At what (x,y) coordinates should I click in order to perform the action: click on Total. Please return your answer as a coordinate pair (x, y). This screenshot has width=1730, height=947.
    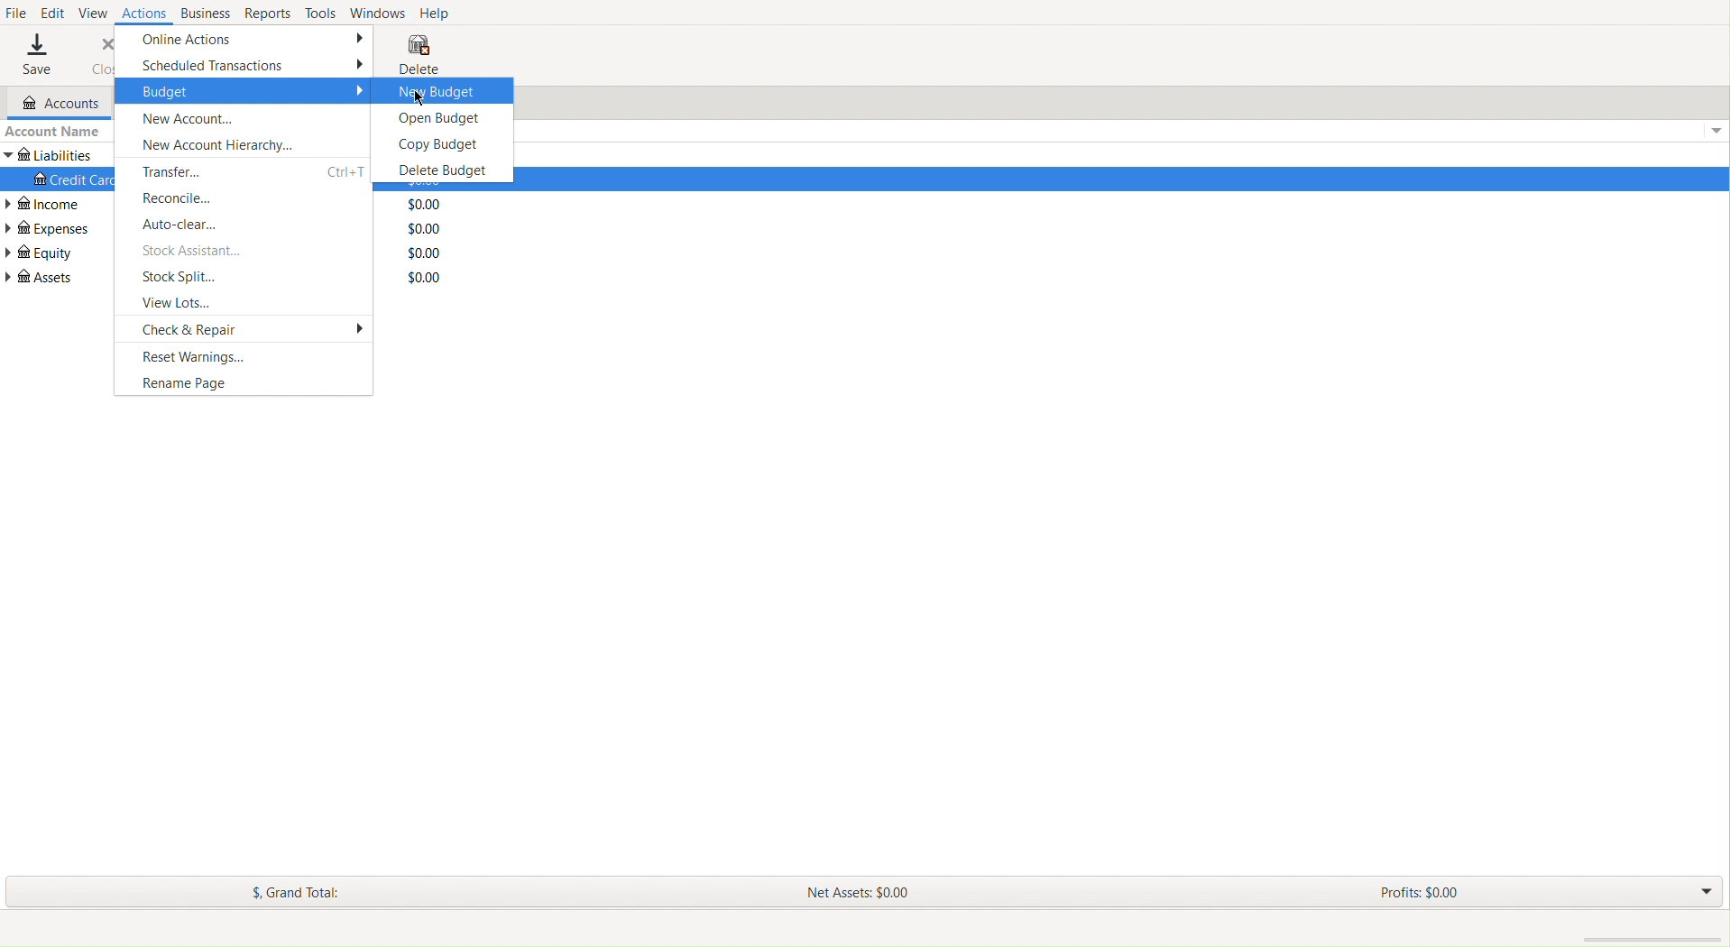
    Looking at the image, I should click on (426, 278).